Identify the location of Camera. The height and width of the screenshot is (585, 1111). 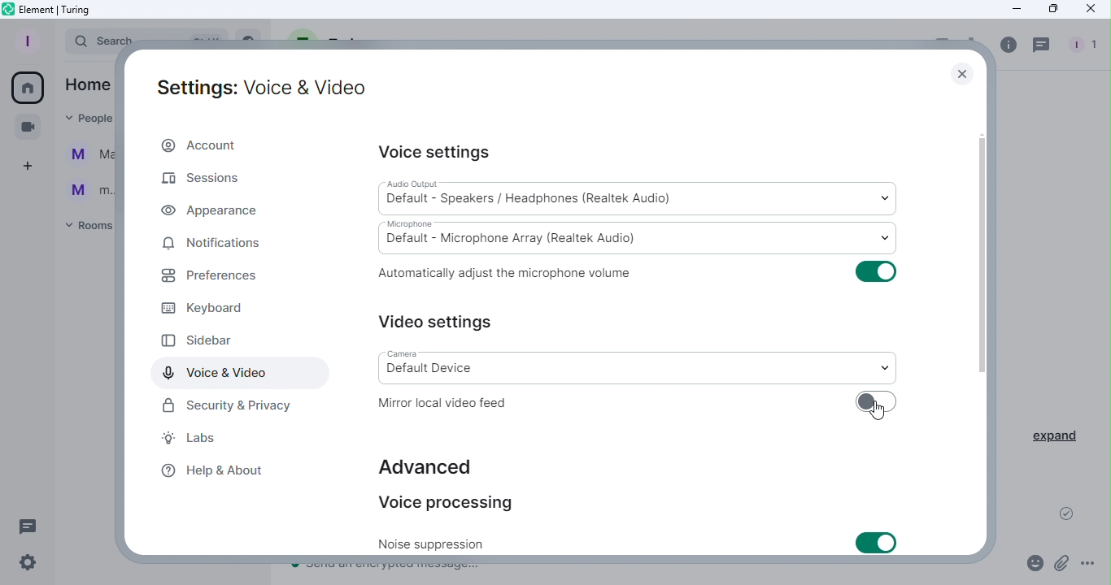
(643, 365).